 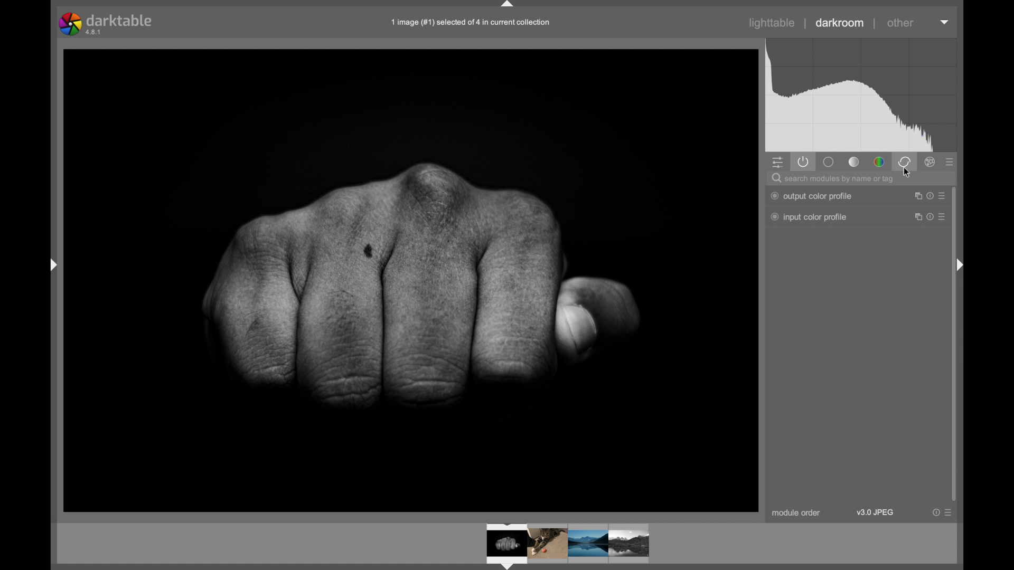 What do you see at coordinates (916, 218) in the screenshot?
I see `maximize` at bounding box center [916, 218].